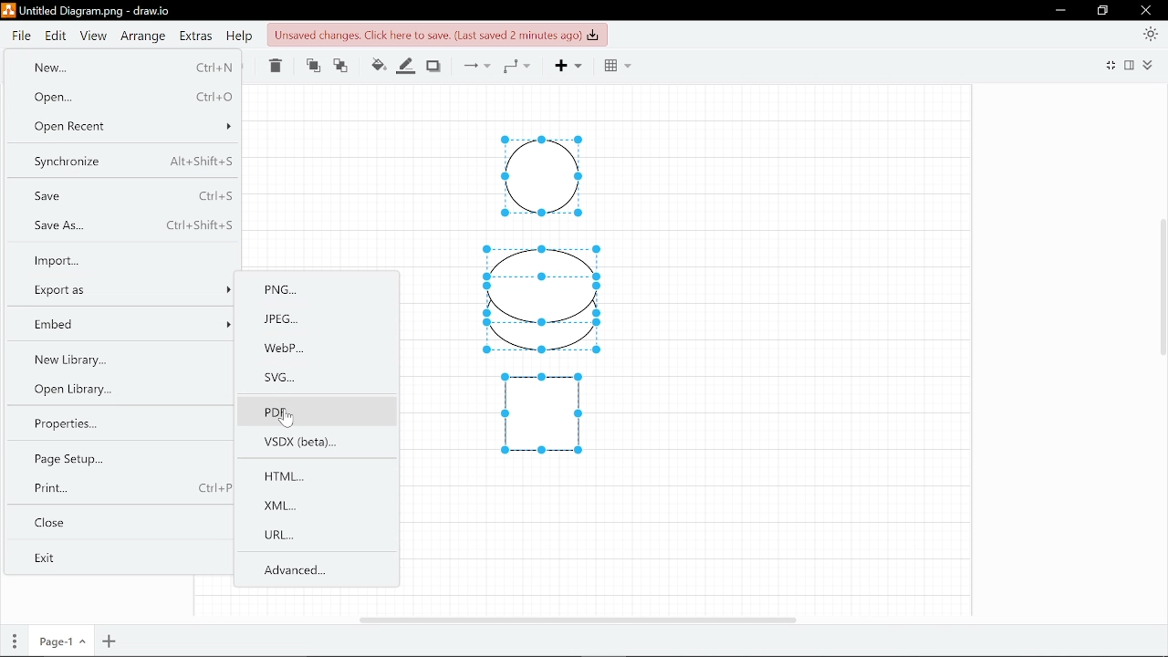  Describe the element at coordinates (1101, 11) in the screenshot. I see `Restore down` at that location.